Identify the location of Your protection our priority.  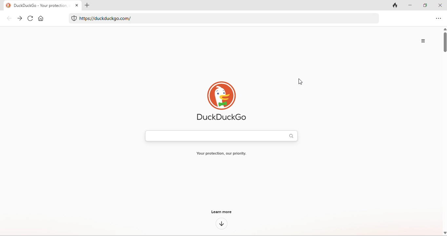
(223, 154).